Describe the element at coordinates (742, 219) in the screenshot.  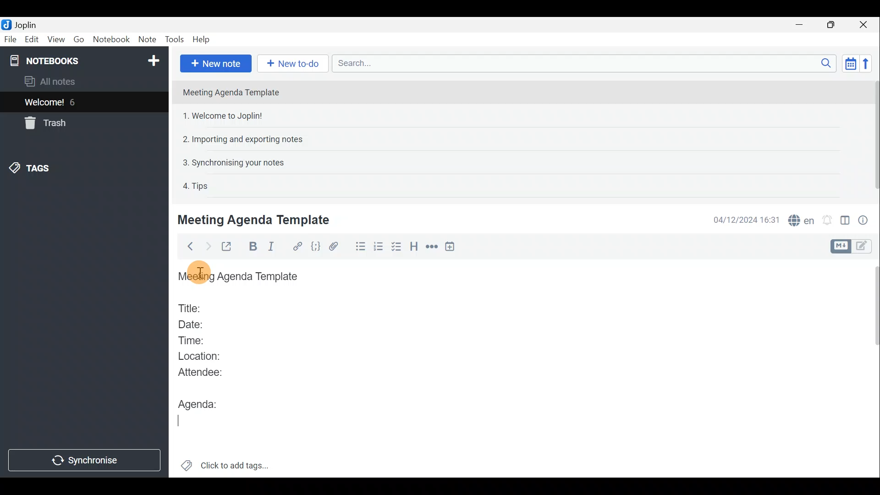
I see `04/12/2024 16:31` at that location.